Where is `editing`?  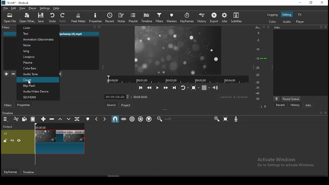 editing is located at coordinates (287, 14).